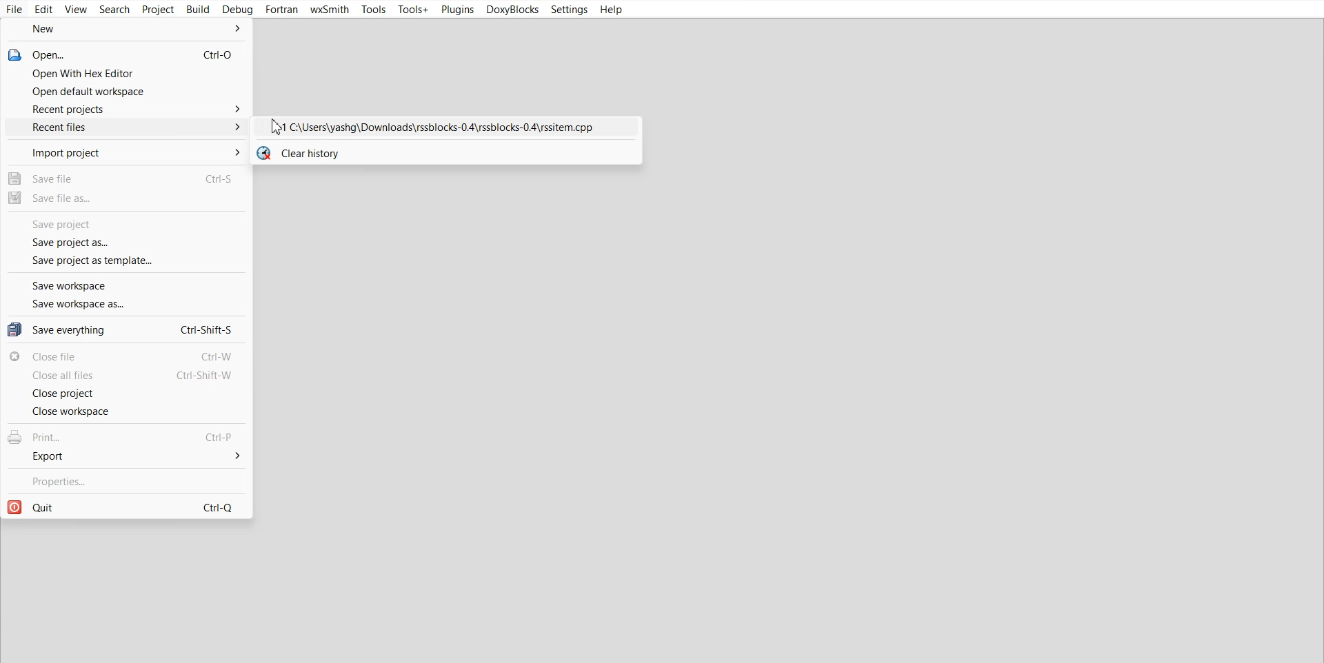  I want to click on Save project, so click(125, 224).